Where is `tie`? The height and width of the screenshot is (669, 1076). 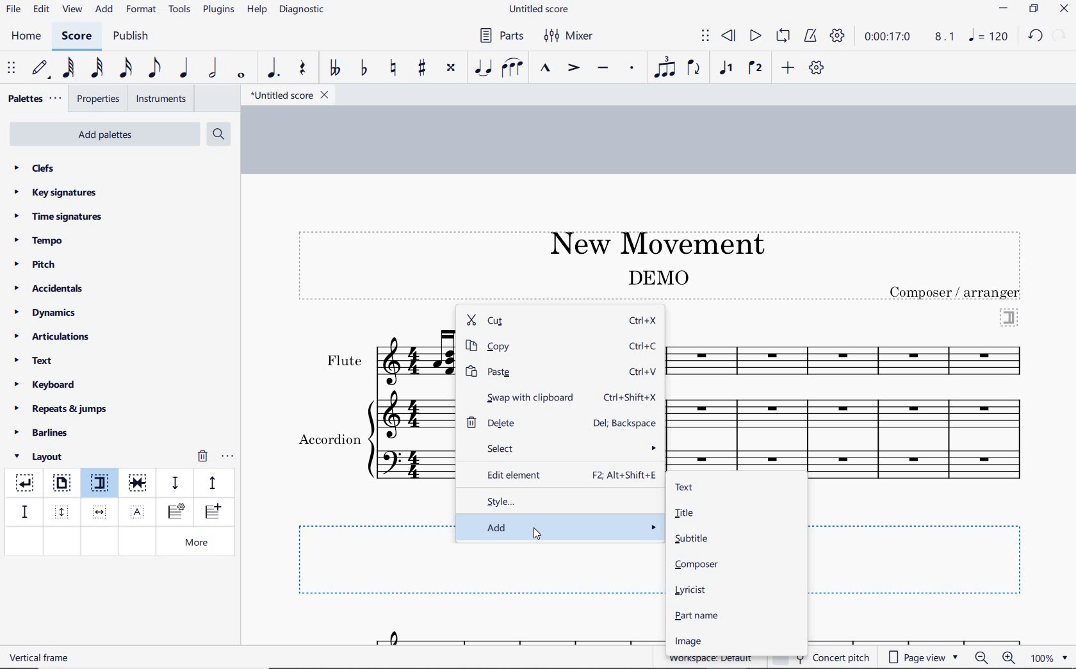 tie is located at coordinates (484, 69).